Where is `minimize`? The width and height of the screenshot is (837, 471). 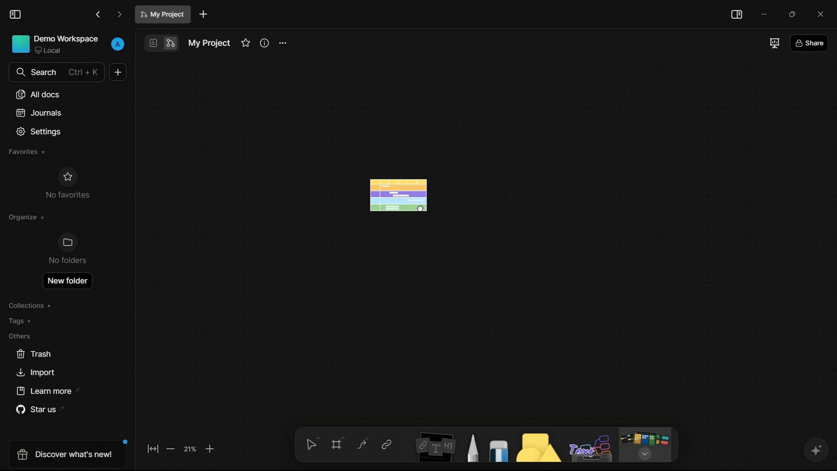
minimize is located at coordinates (763, 13).